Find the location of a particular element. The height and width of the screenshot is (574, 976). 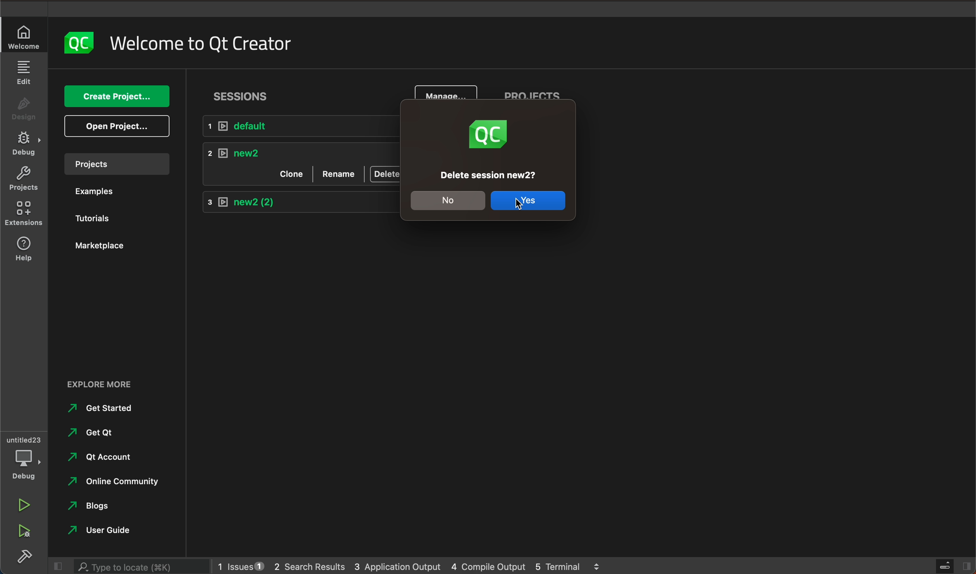

user guide is located at coordinates (105, 531).